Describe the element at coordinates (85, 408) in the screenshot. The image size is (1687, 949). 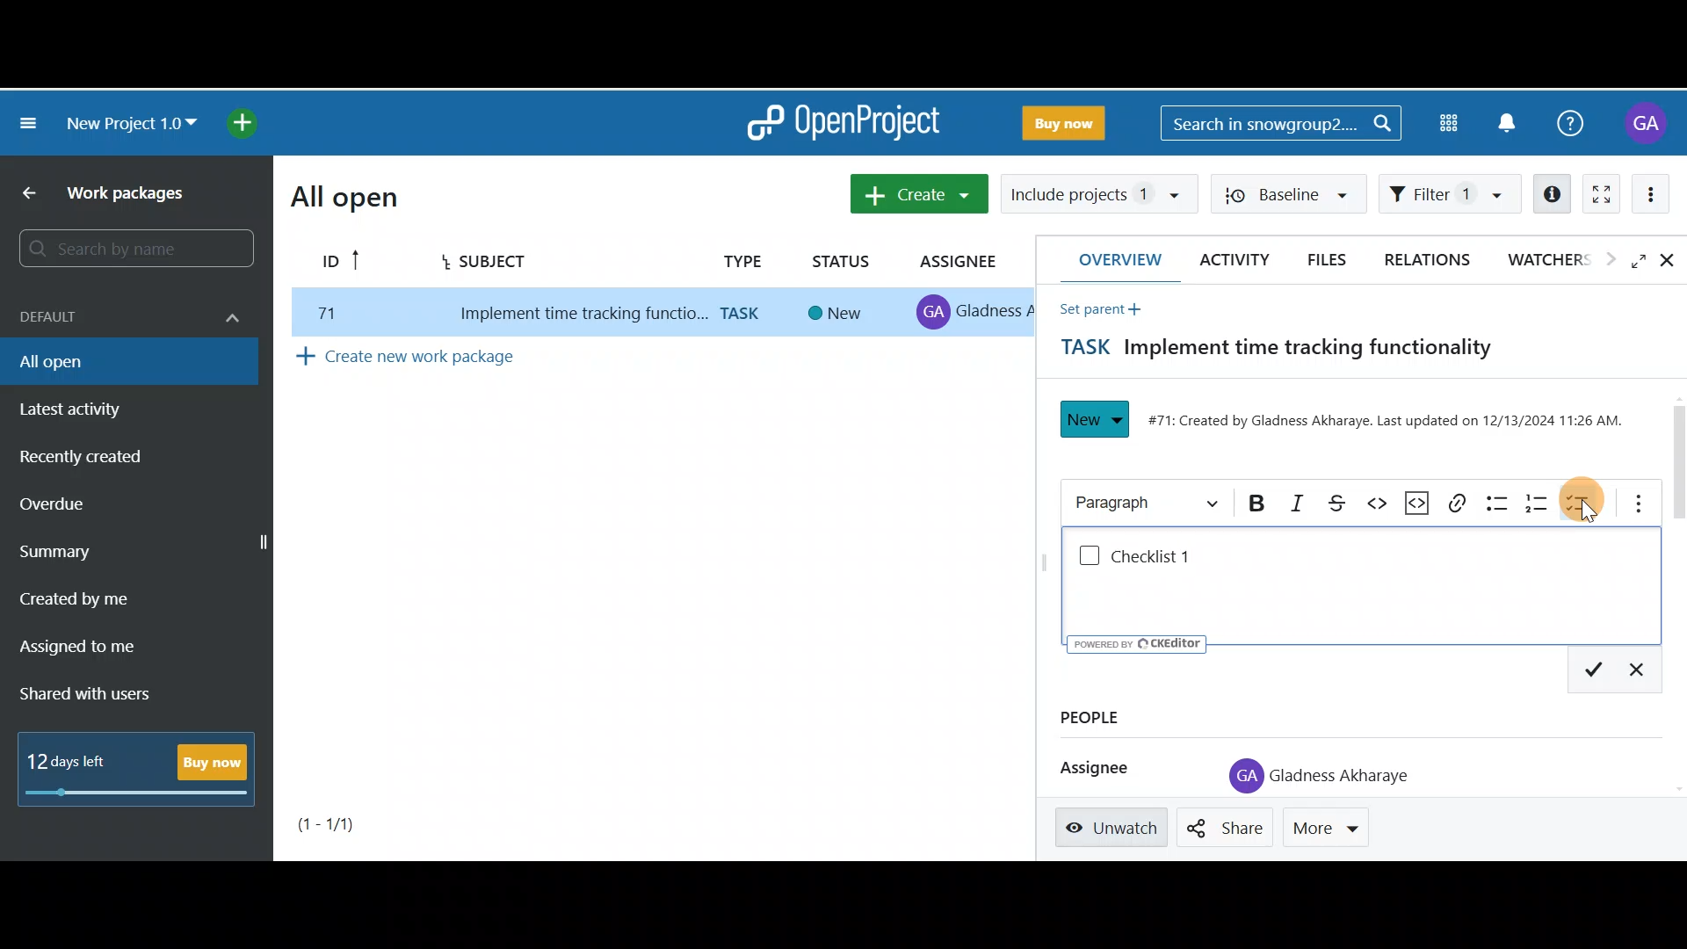
I see `Latest activity` at that location.